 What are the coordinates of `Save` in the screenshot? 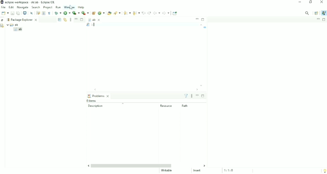 It's located at (12, 13).